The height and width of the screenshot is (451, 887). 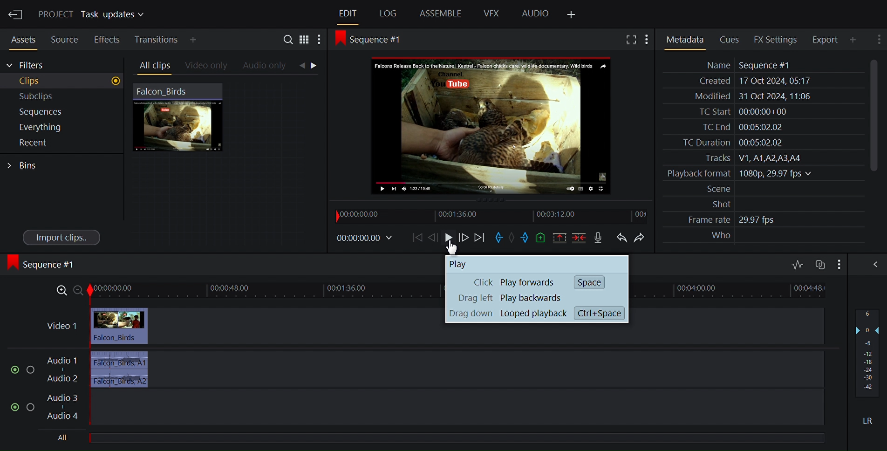 I want to click on Sequence #1, so click(x=373, y=41).